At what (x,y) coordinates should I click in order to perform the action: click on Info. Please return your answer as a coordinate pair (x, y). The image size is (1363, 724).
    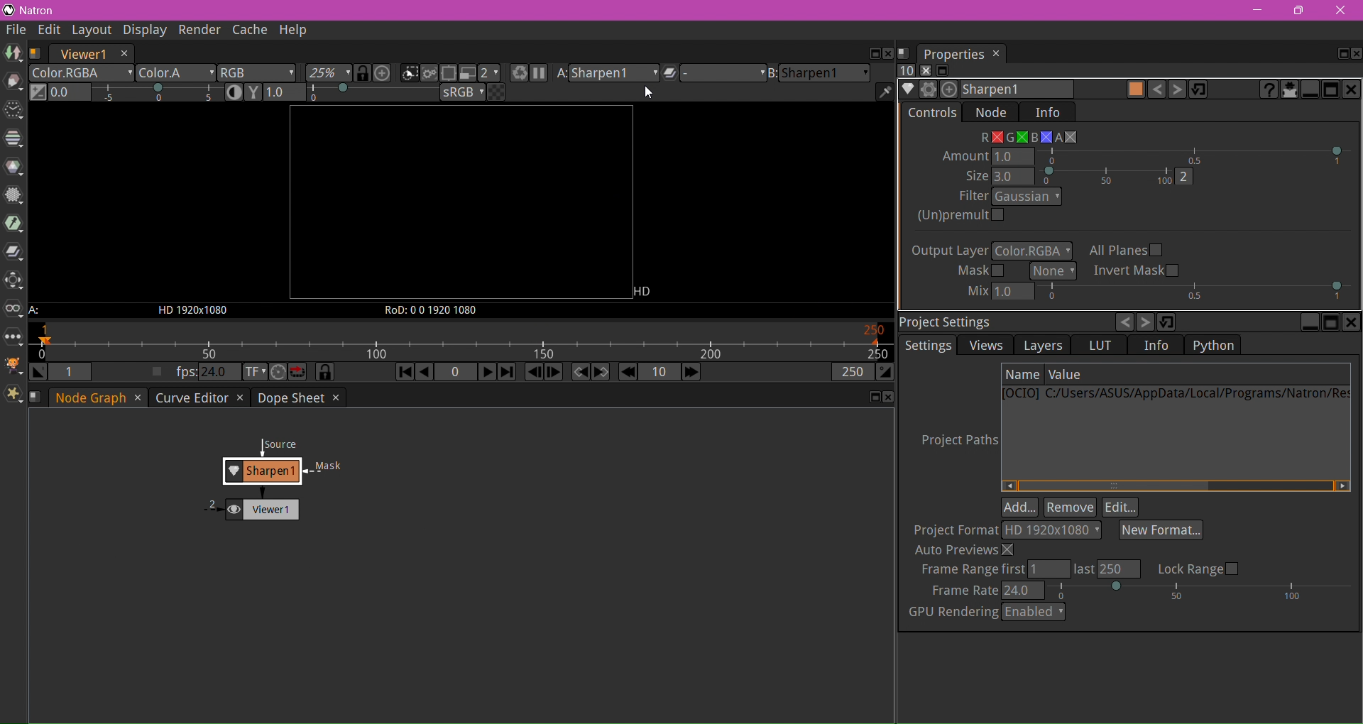
    Looking at the image, I should click on (1048, 112).